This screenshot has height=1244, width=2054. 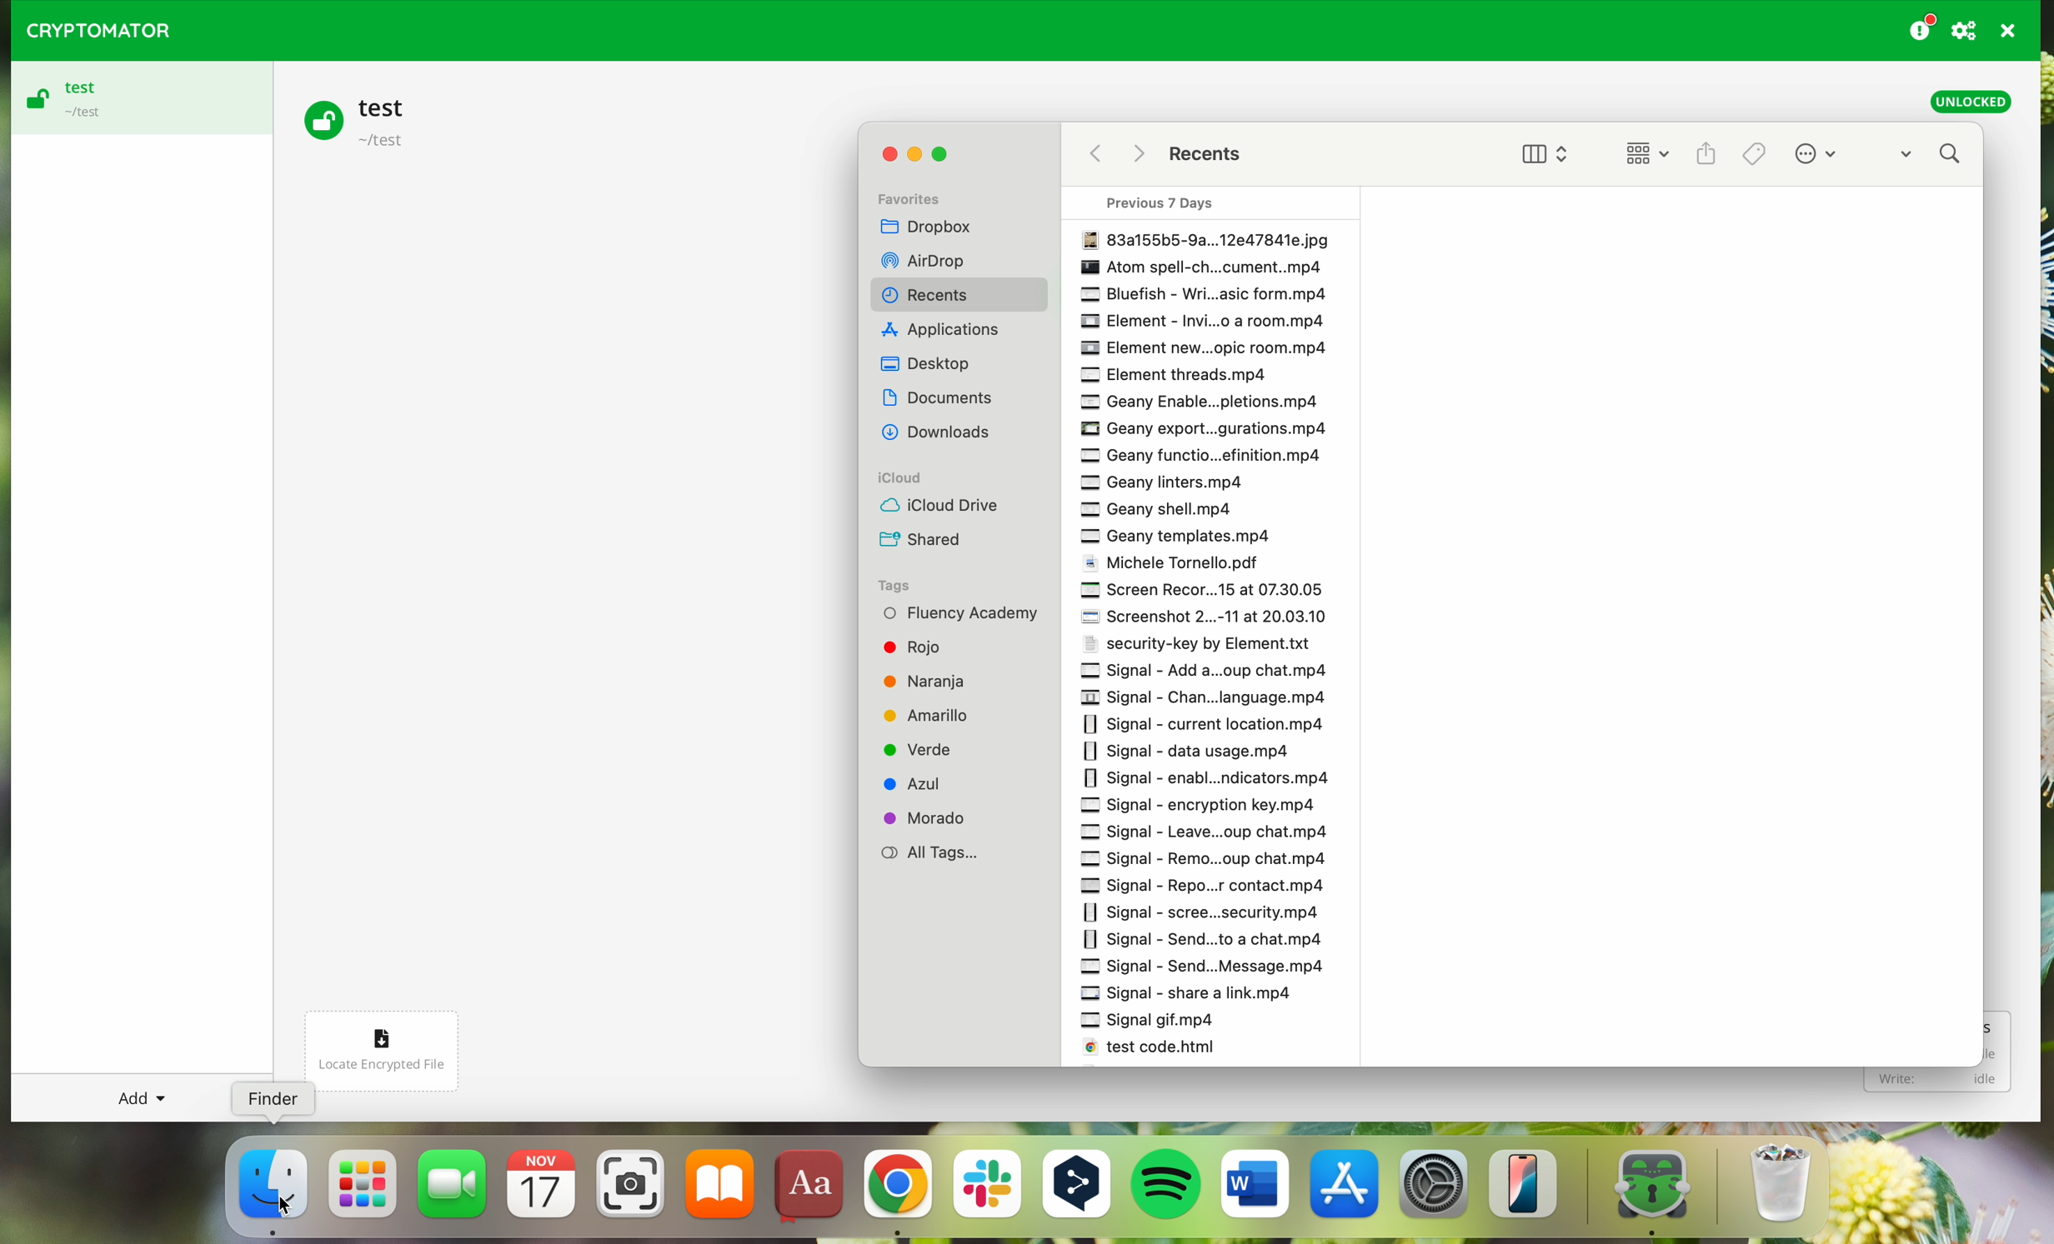 What do you see at coordinates (1211, 430) in the screenshot?
I see `Geany export` at bounding box center [1211, 430].